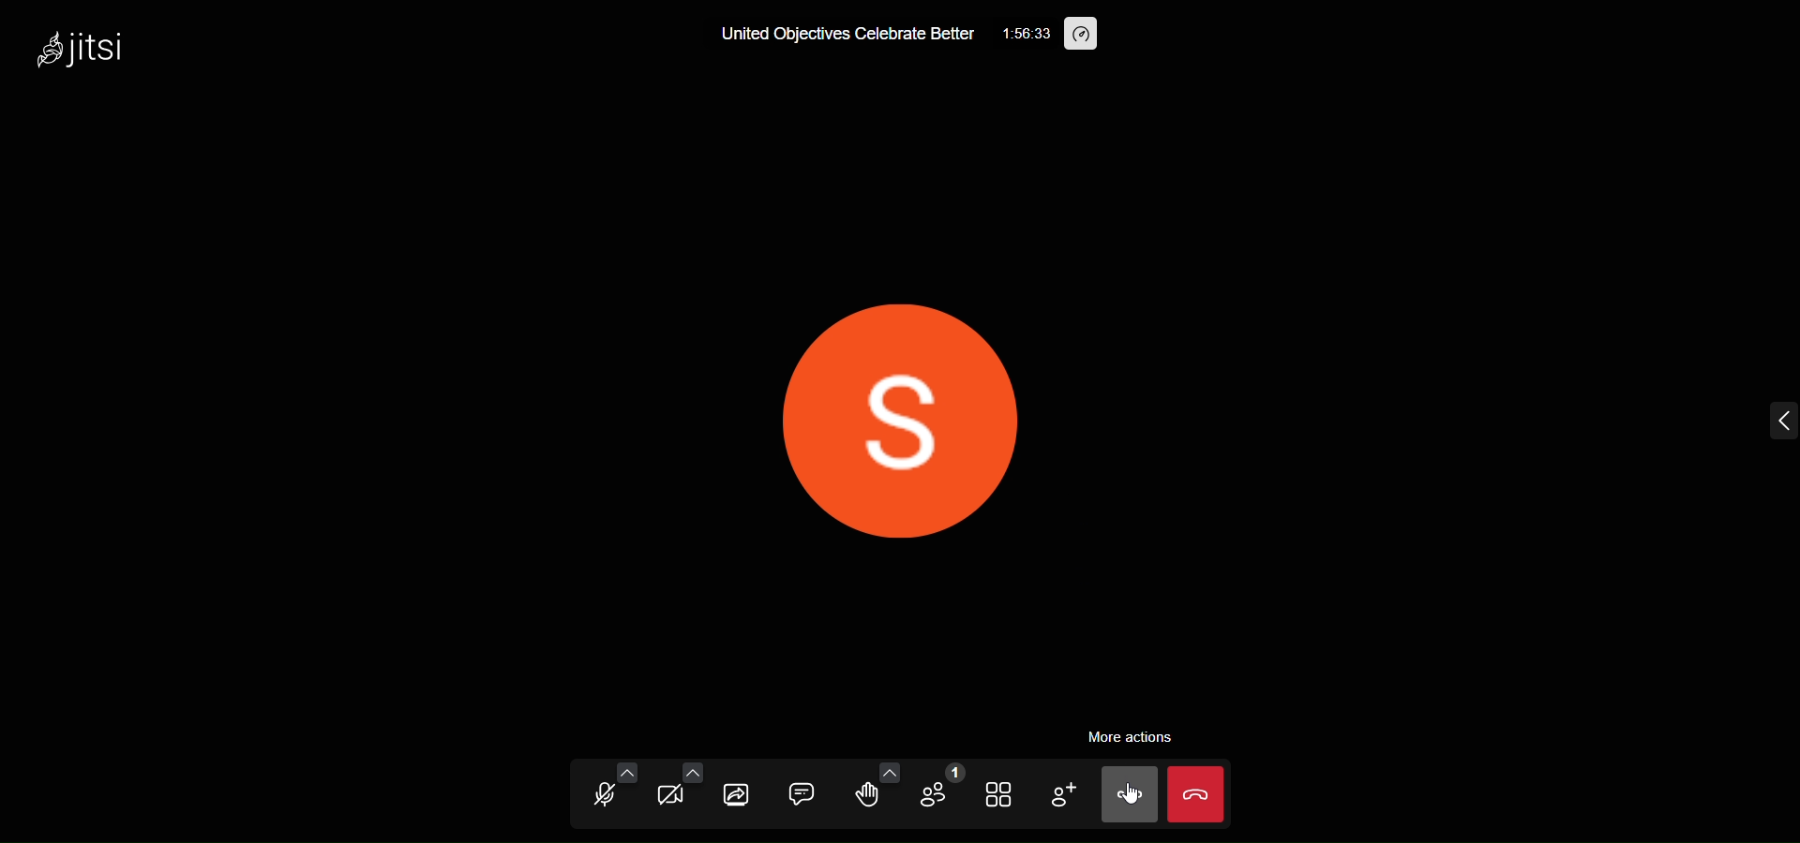  I want to click on chat, so click(802, 795).